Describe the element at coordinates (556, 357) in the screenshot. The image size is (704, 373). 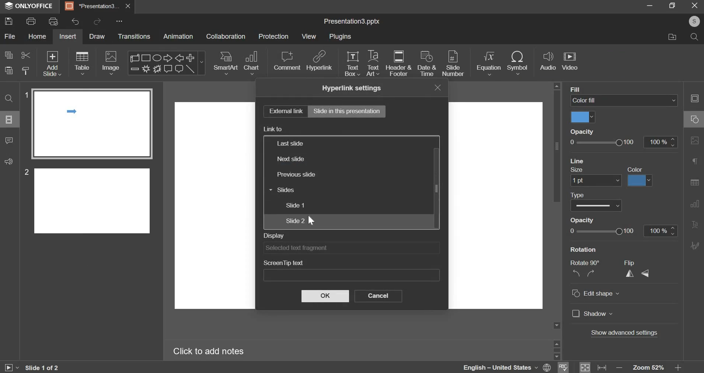
I see `scroll down` at that location.